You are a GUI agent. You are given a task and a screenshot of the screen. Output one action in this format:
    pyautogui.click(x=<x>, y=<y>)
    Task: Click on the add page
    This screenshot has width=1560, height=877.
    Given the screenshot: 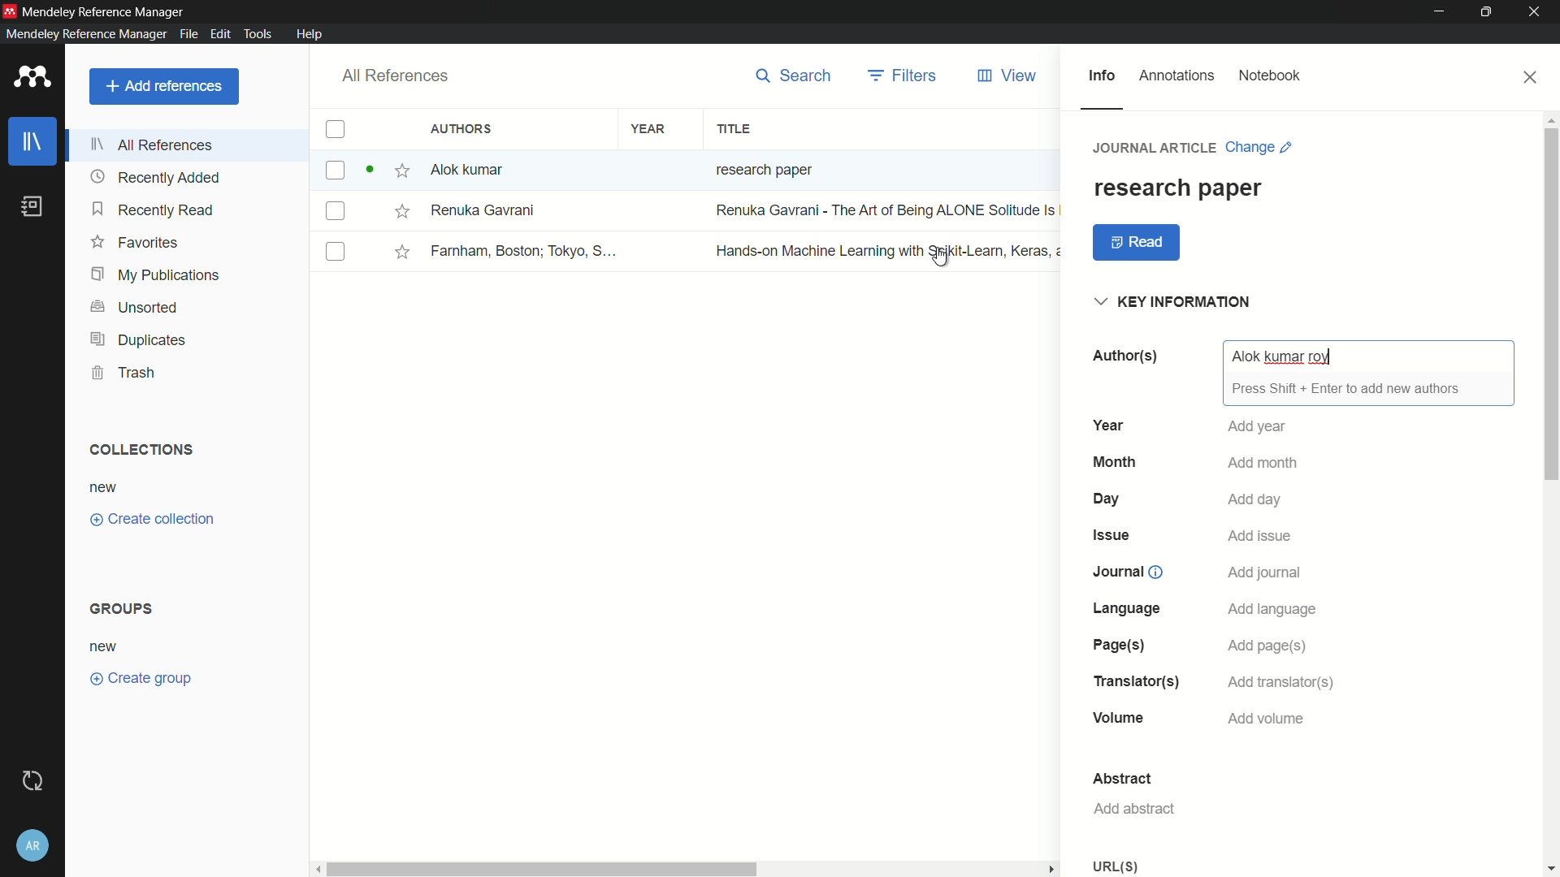 What is the action you would take?
    pyautogui.click(x=1268, y=646)
    